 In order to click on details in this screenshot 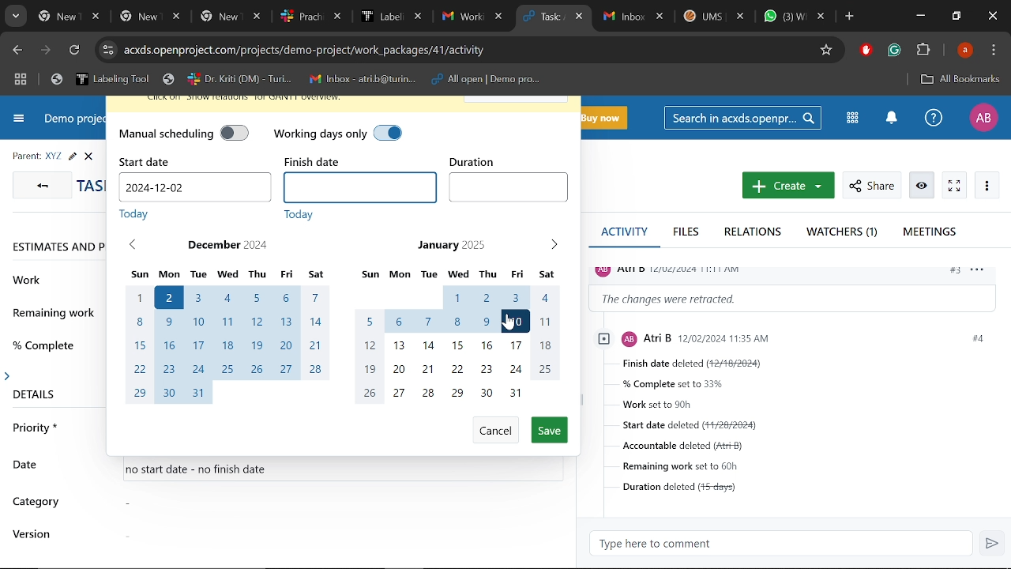, I will do `click(31, 390)`.